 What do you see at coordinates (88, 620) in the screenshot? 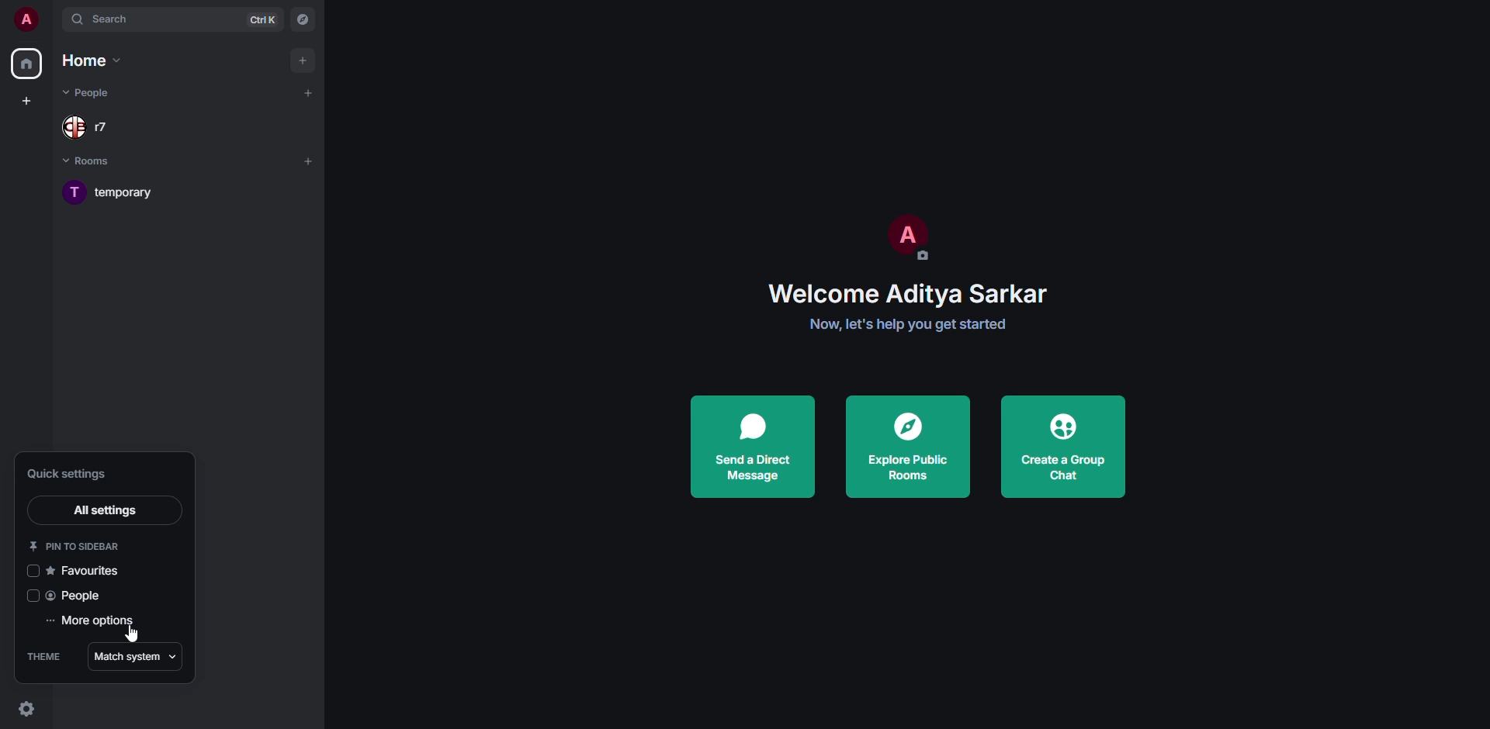
I see `more options` at bounding box center [88, 620].